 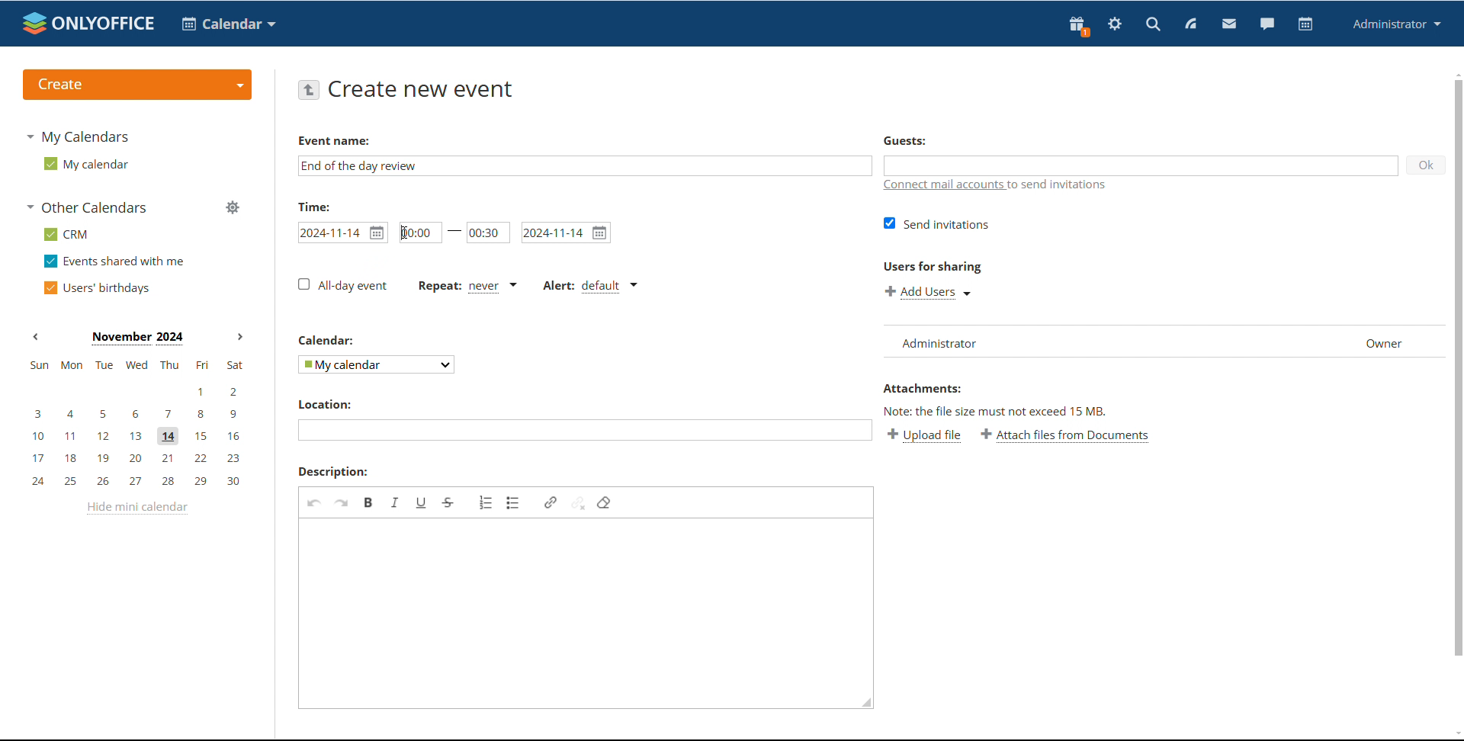 I want to click on logo, so click(x=88, y=23).